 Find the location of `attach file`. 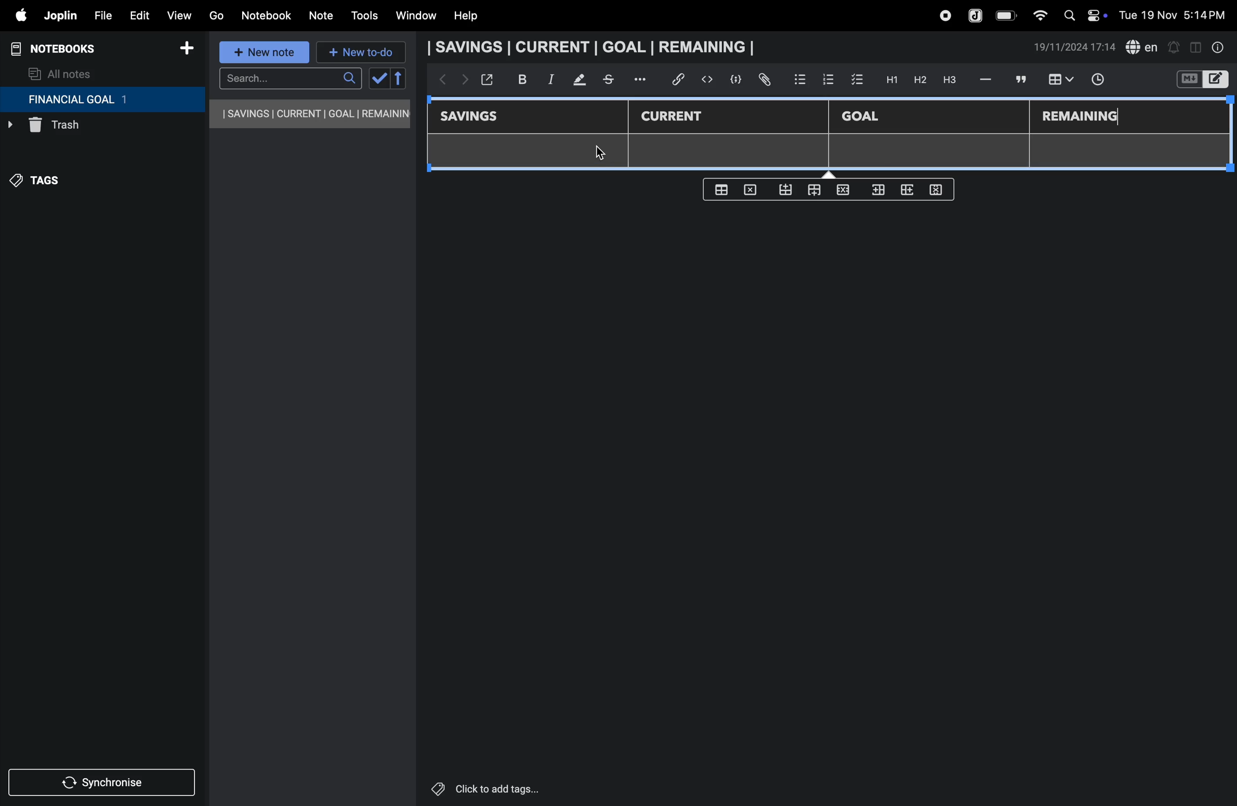

attach file is located at coordinates (764, 80).